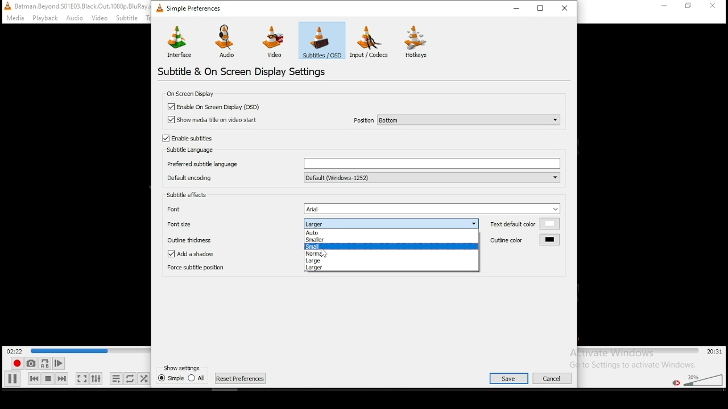 Image resolution: width=728 pixels, height=409 pixels. What do you see at coordinates (664, 8) in the screenshot?
I see `` at bounding box center [664, 8].